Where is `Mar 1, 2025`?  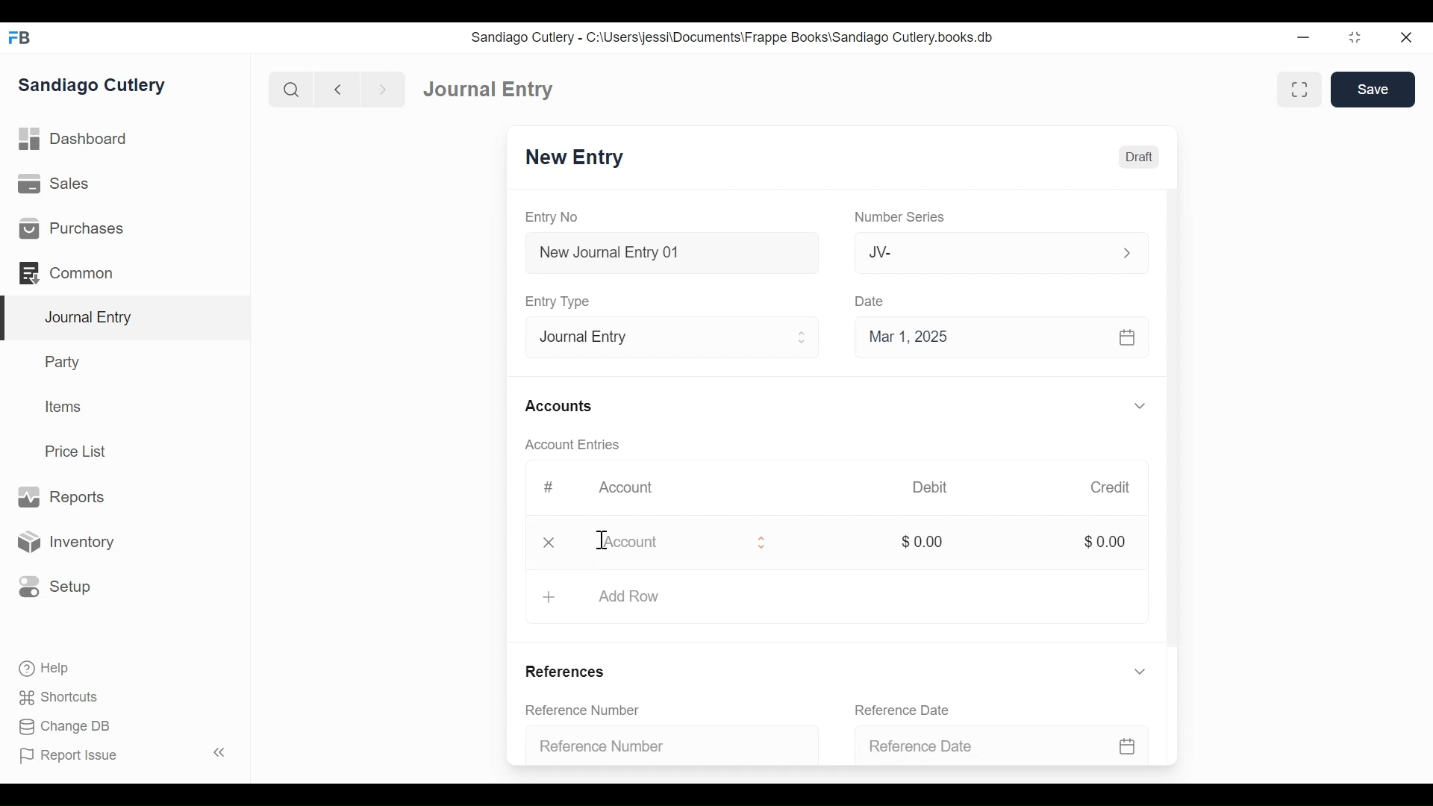
Mar 1, 2025 is located at coordinates (1002, 336).